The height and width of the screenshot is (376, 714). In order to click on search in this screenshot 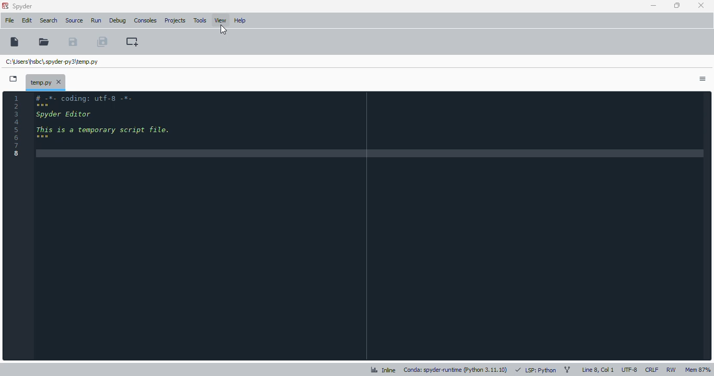, I will do `click(48, 21)`.